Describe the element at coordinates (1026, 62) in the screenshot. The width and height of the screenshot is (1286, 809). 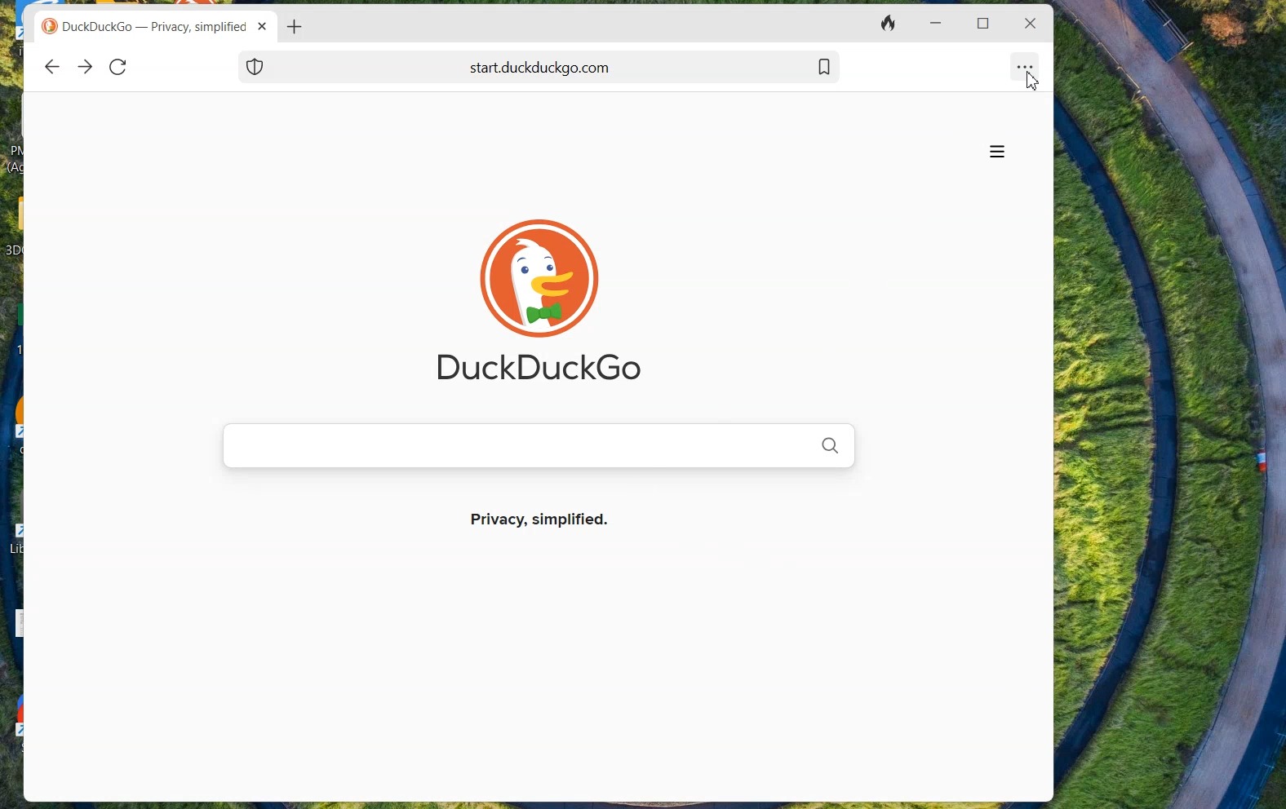
I see `Option` at that location.